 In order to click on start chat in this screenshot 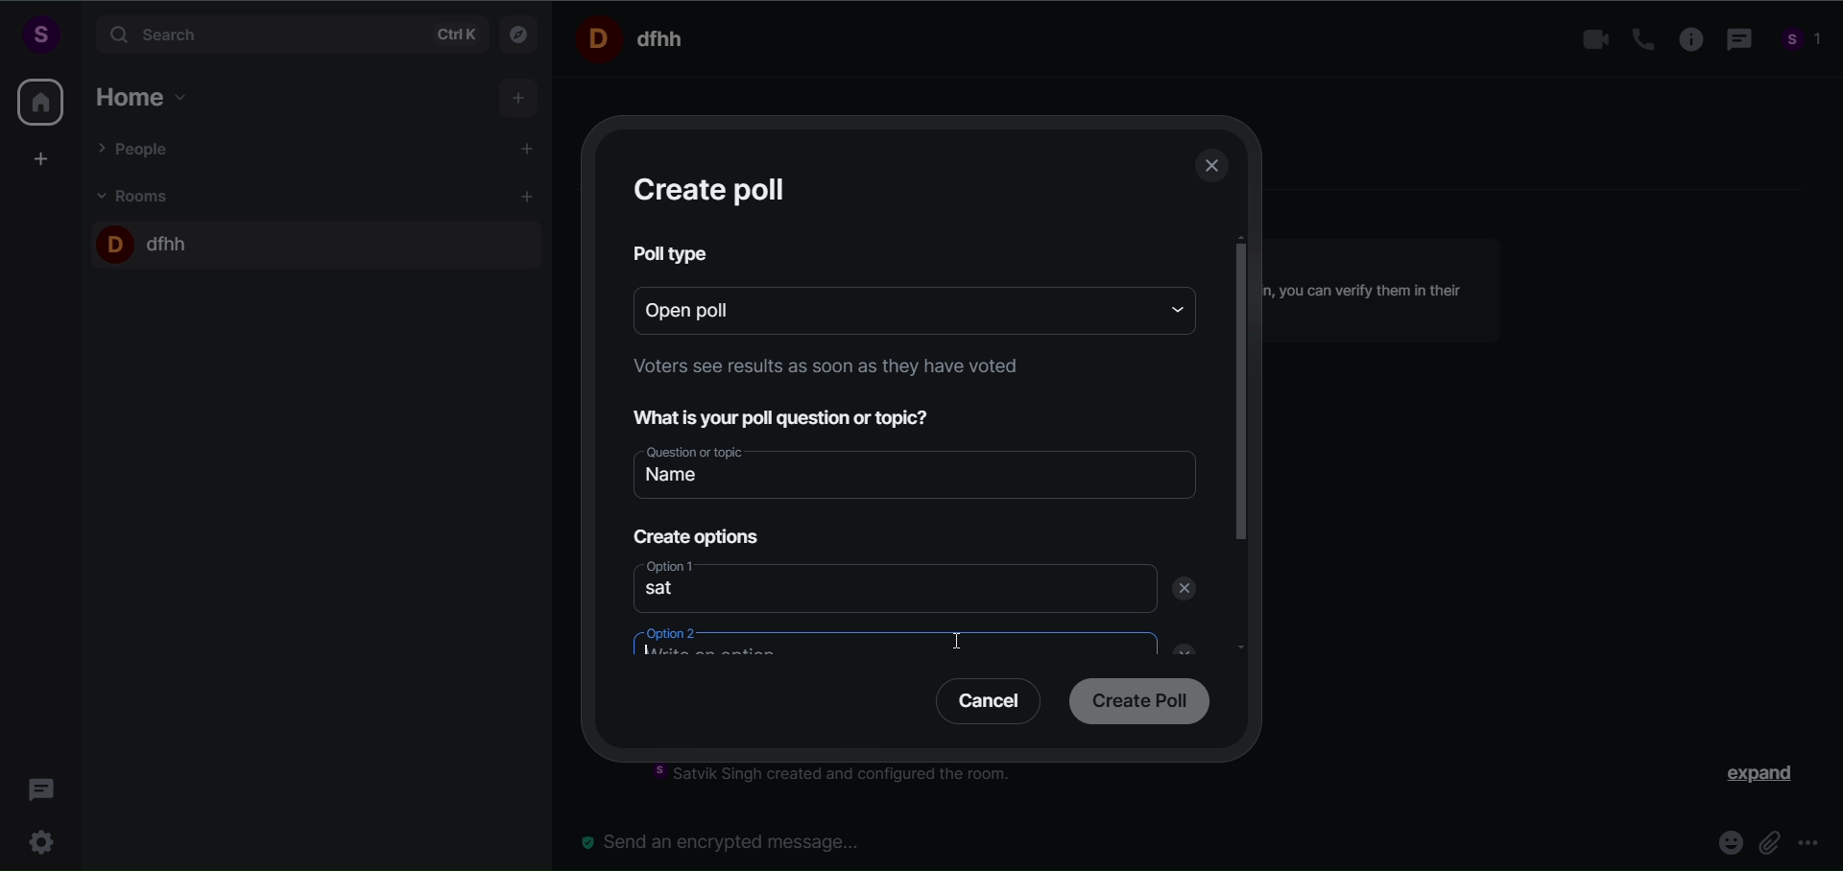, I will do `click(529, 151)`.